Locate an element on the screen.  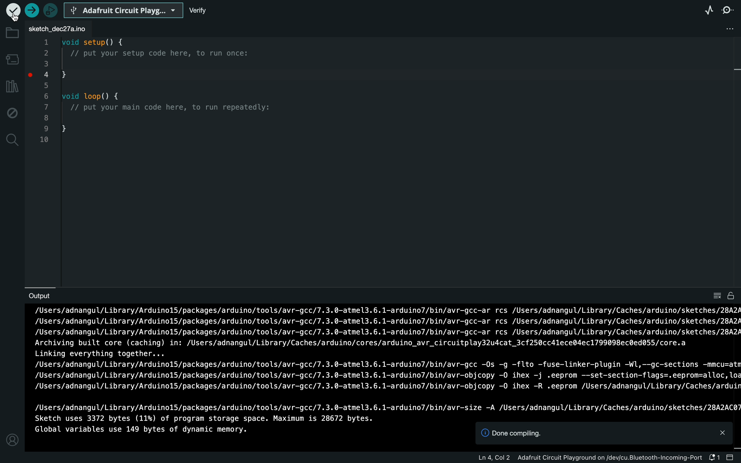
folder is located at coordinates (12, 32).